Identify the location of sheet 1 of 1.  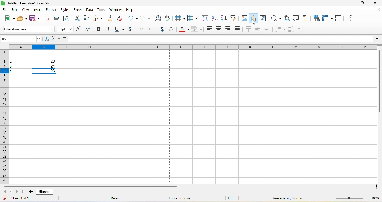
(26, 199).